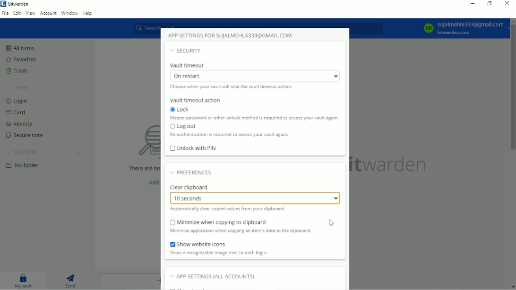  Describe the element at coordinates (19, 101) in the screenshot. I see `Login` at that location.